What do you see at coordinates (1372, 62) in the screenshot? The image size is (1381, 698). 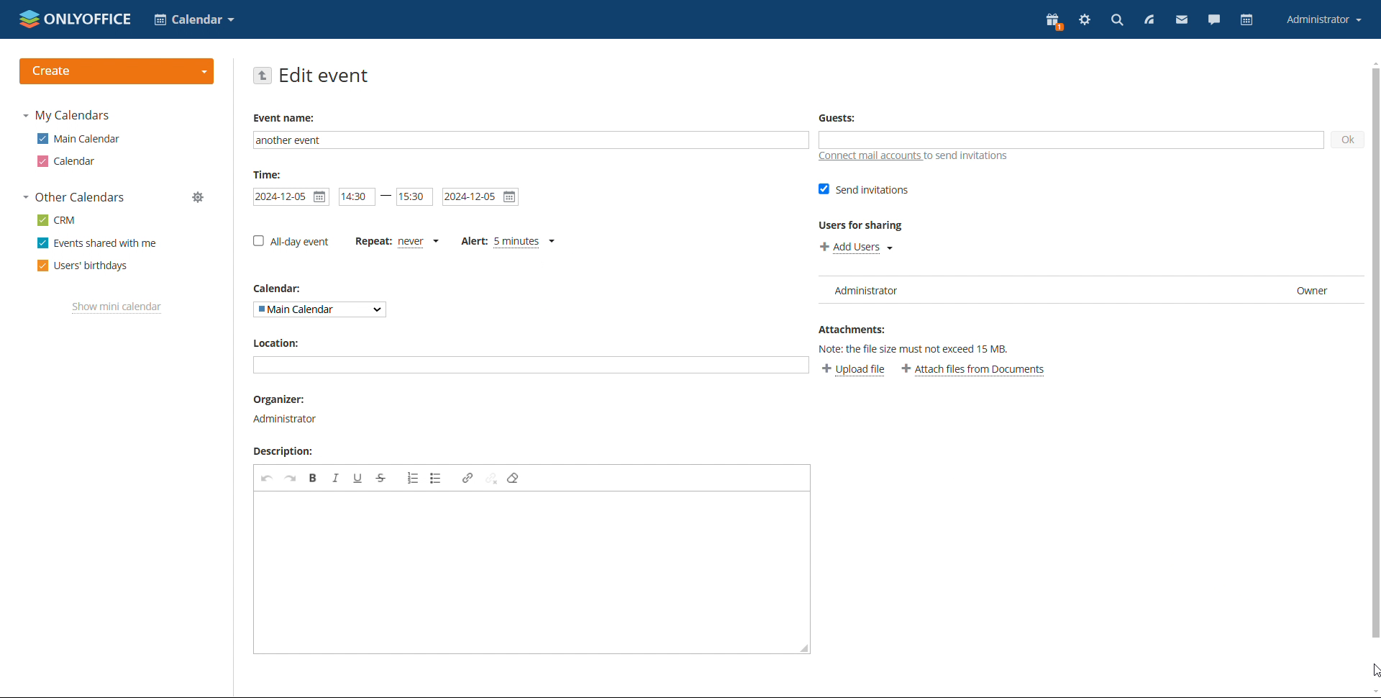 I see `scroll up` at bounding box center [1372, 62].